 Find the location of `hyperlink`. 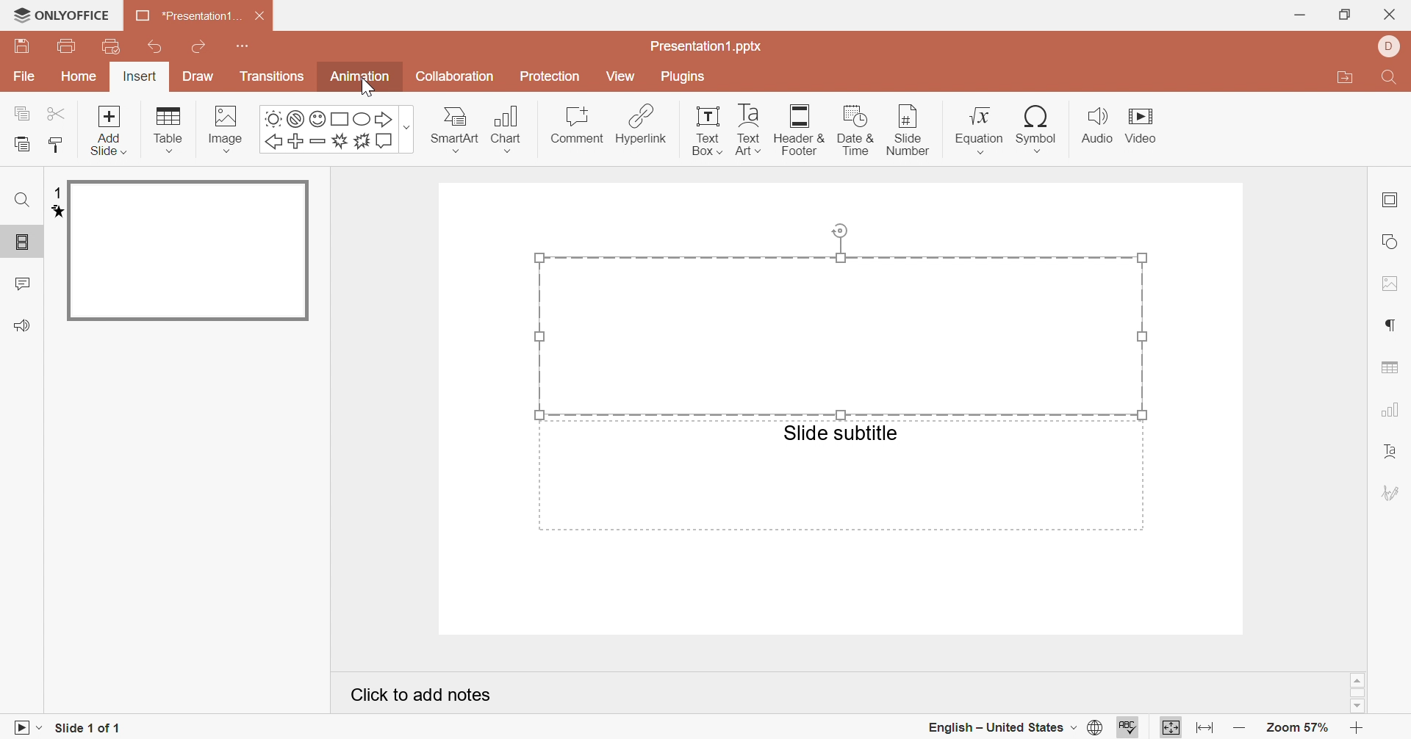

hyperlink is located at coordinates (640, 123).